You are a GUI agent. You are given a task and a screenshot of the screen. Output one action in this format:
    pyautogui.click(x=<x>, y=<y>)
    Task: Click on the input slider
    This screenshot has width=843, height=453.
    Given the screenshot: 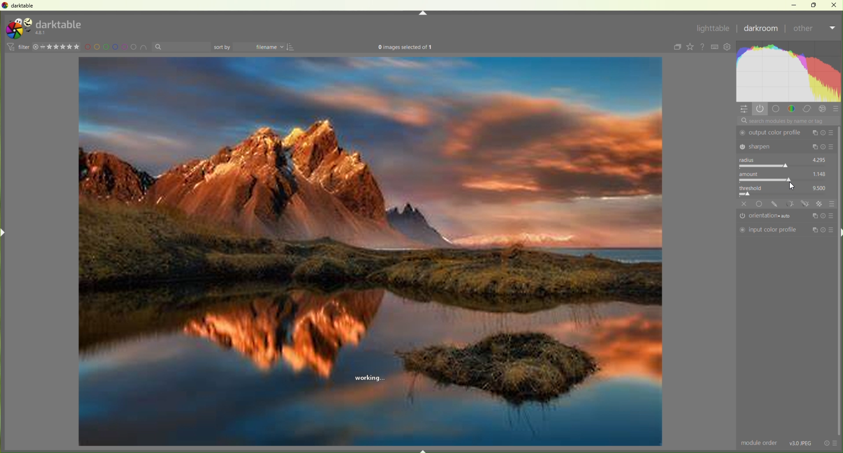 What is the action you would take?
    pyautogui.click(x=784, y=166)
    